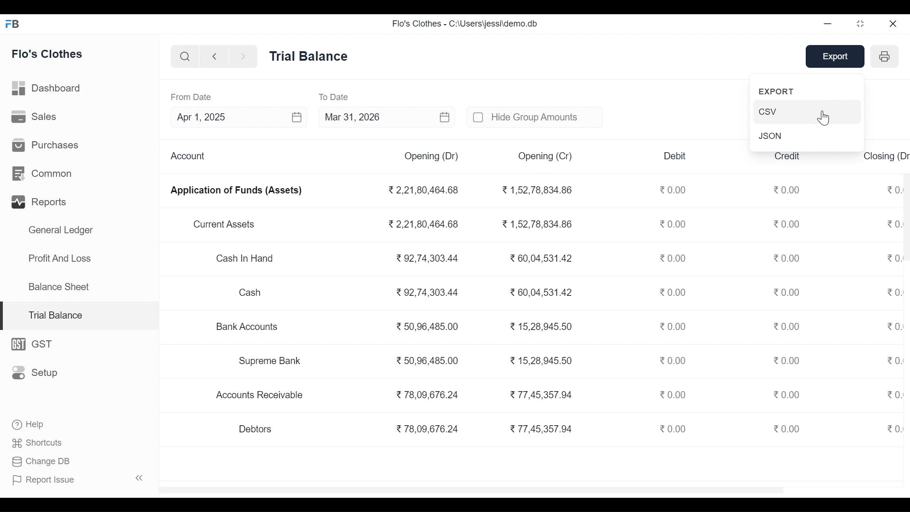  I want to click on 0.00, so click(675, 225).